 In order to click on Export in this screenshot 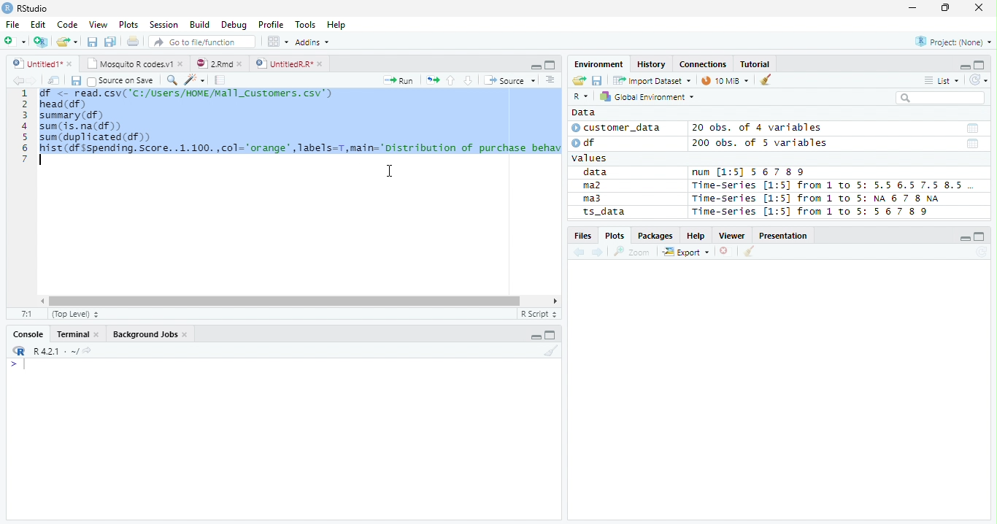, I will do `click(686, 253)`.